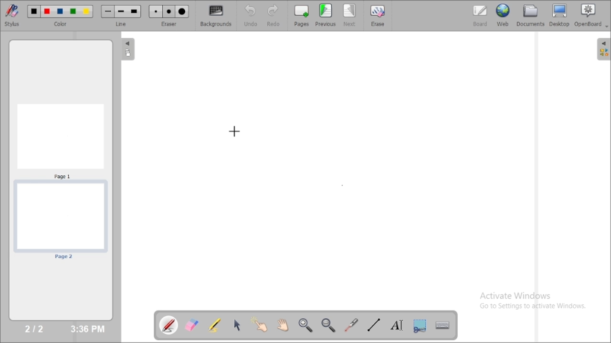 This screenshot has width=611, height=343. What do you see at coordinates (329, 325) in the screenshot?
I see `zoom out` at bounding box center [329, 325].